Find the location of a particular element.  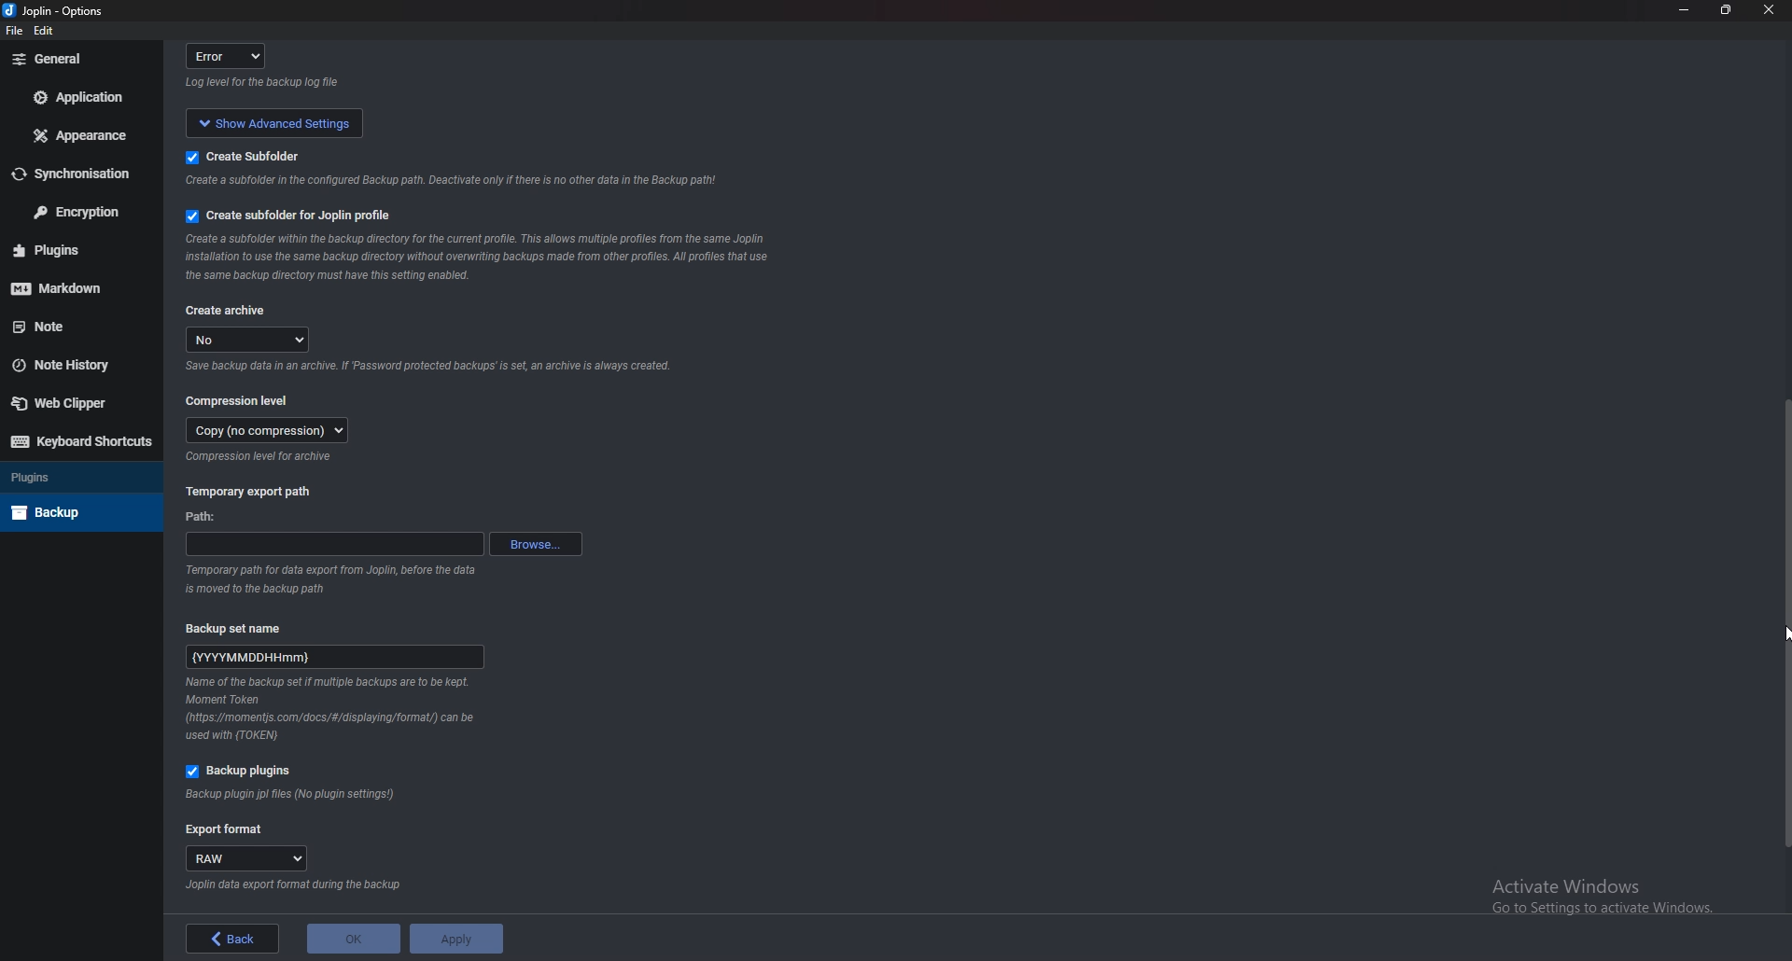

Mark down is located at coordinates (70, 286).